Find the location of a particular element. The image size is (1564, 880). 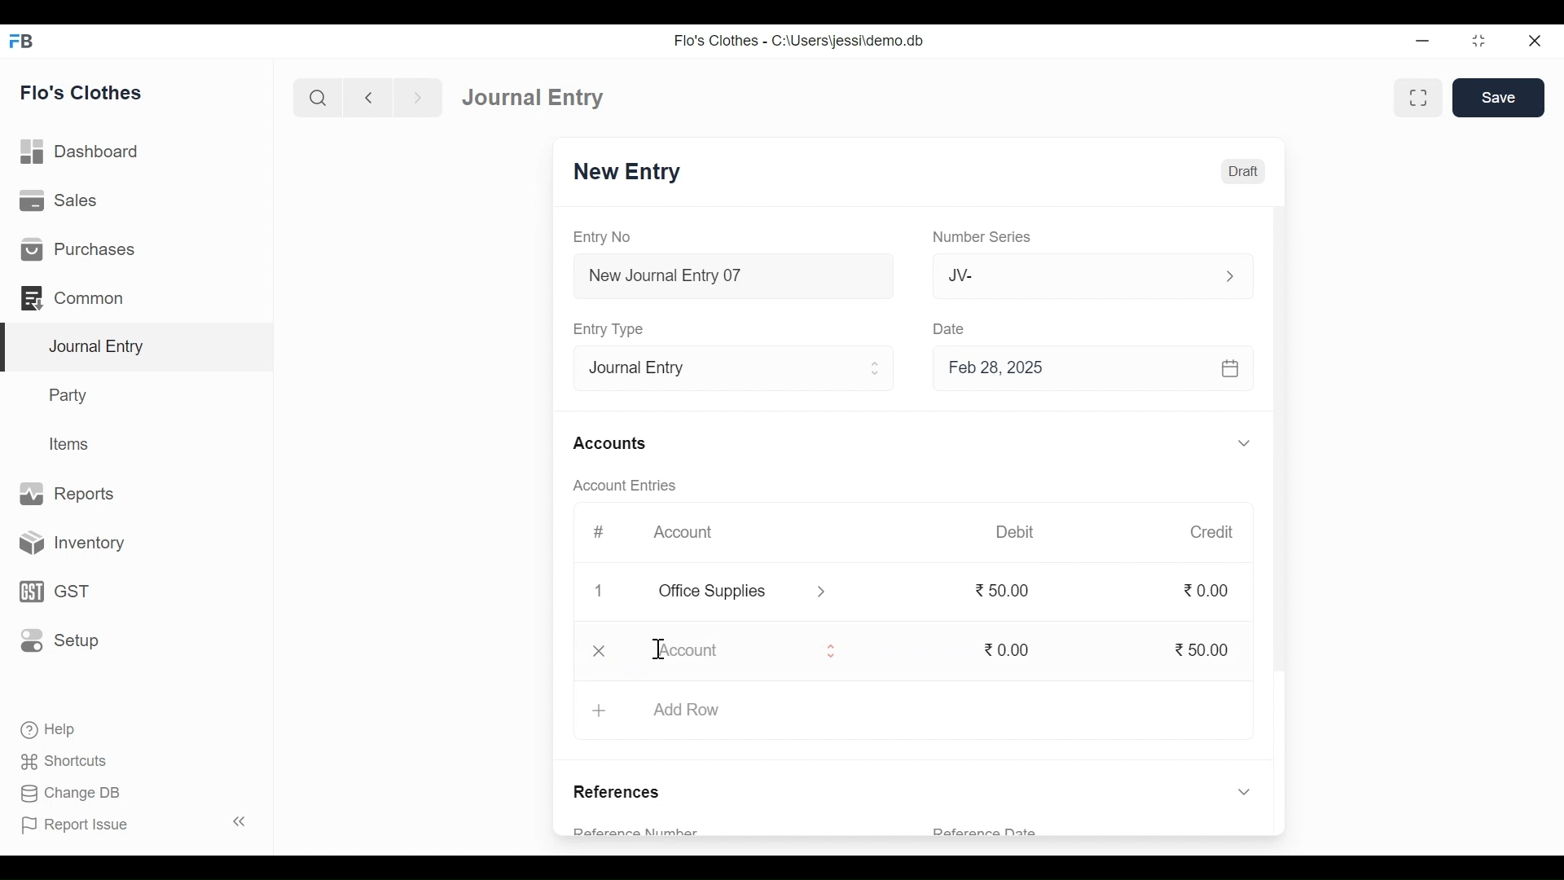

Account Entries is located at coordinates (624, 485).